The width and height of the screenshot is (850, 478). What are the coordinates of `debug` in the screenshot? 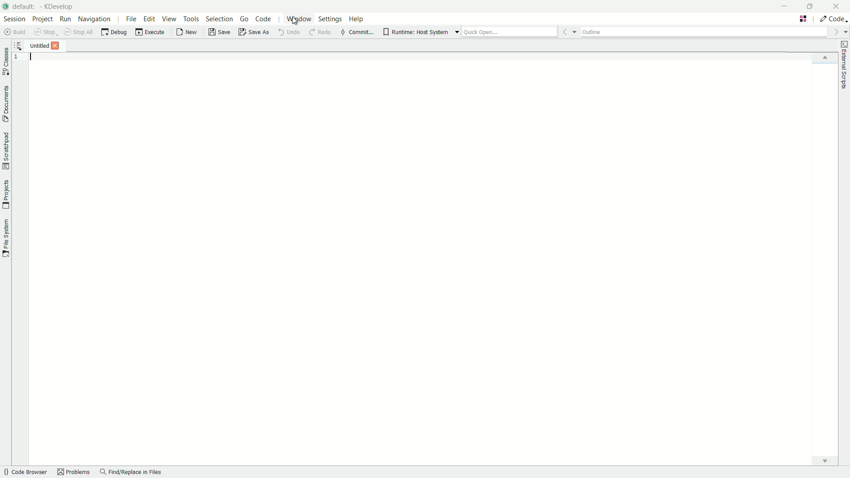 It's located at (114, 32).